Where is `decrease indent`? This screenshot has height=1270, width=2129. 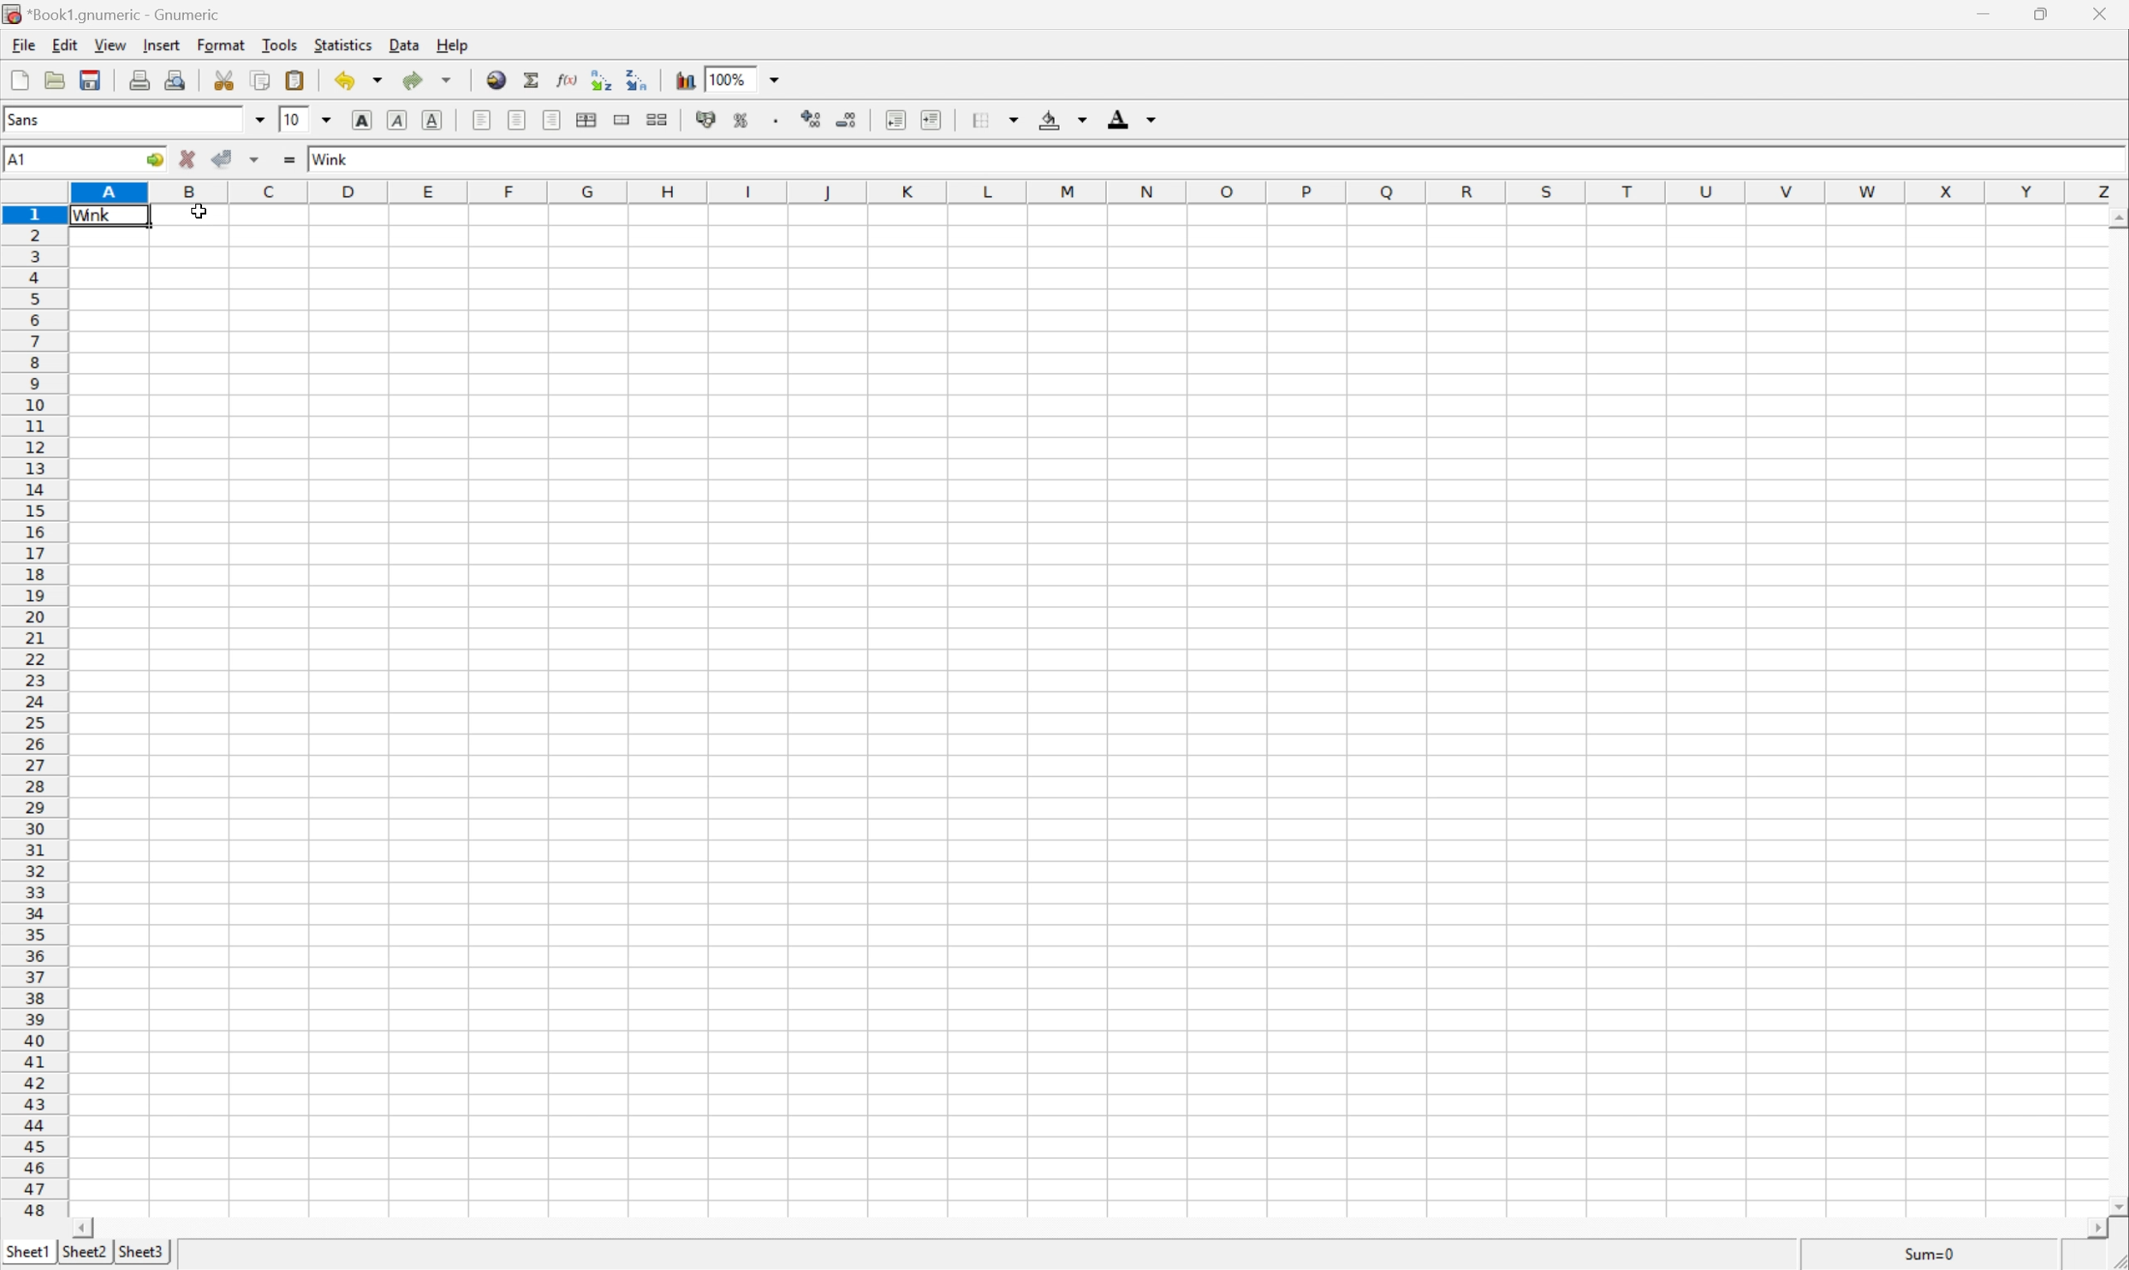 decrease indent is located at coordinates (895, 120).